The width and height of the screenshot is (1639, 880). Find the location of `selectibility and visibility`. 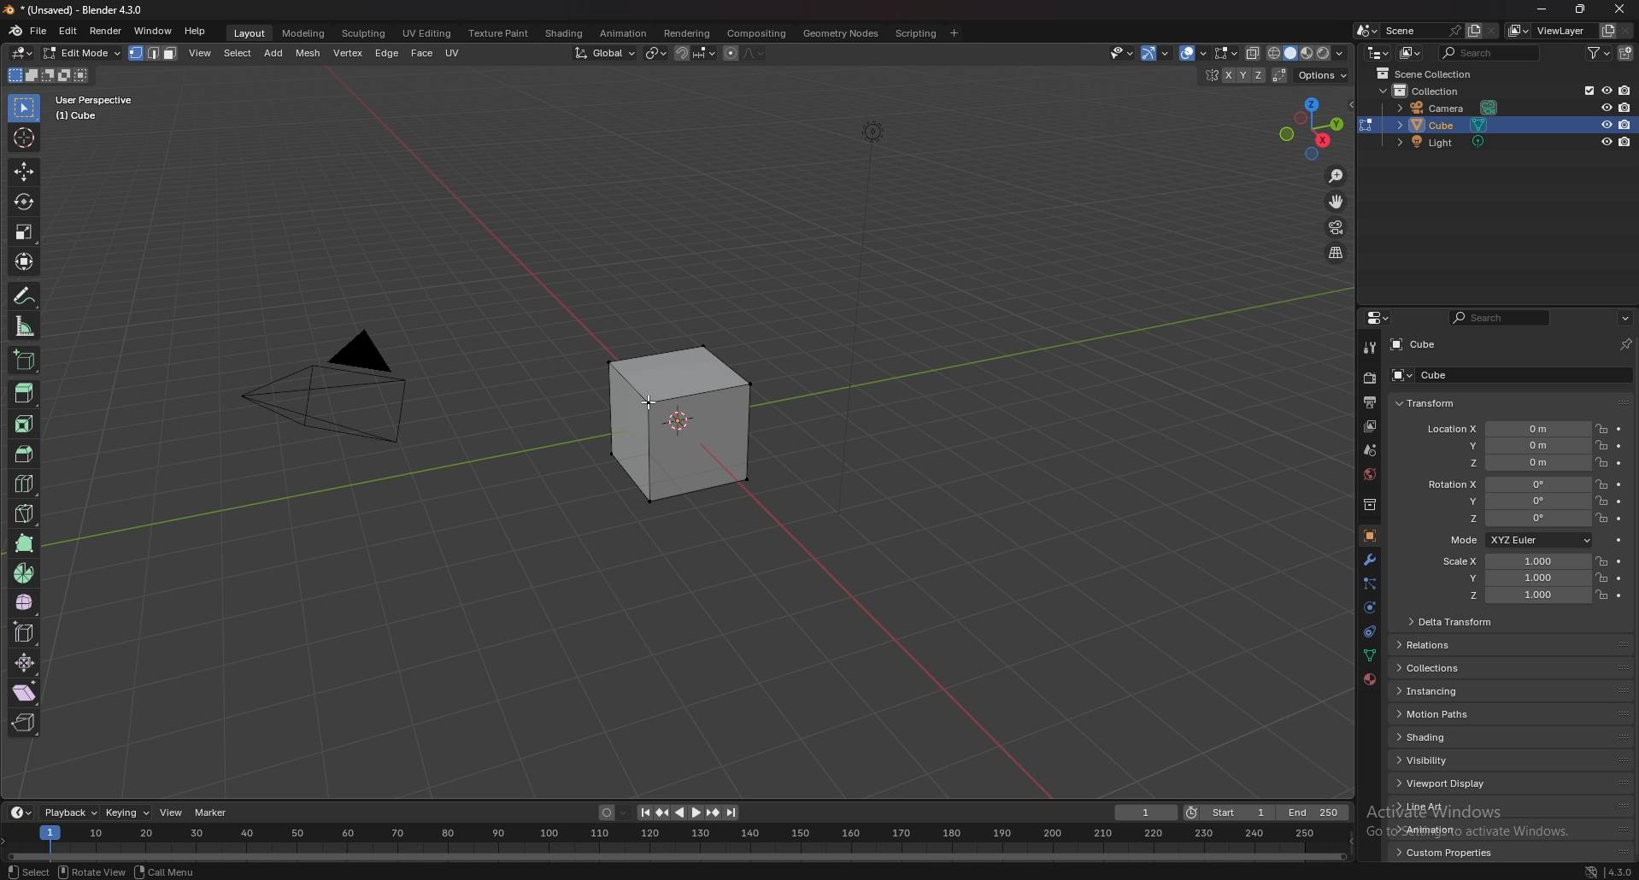

selectibility and visibility is located at coordinates (1122, 53).